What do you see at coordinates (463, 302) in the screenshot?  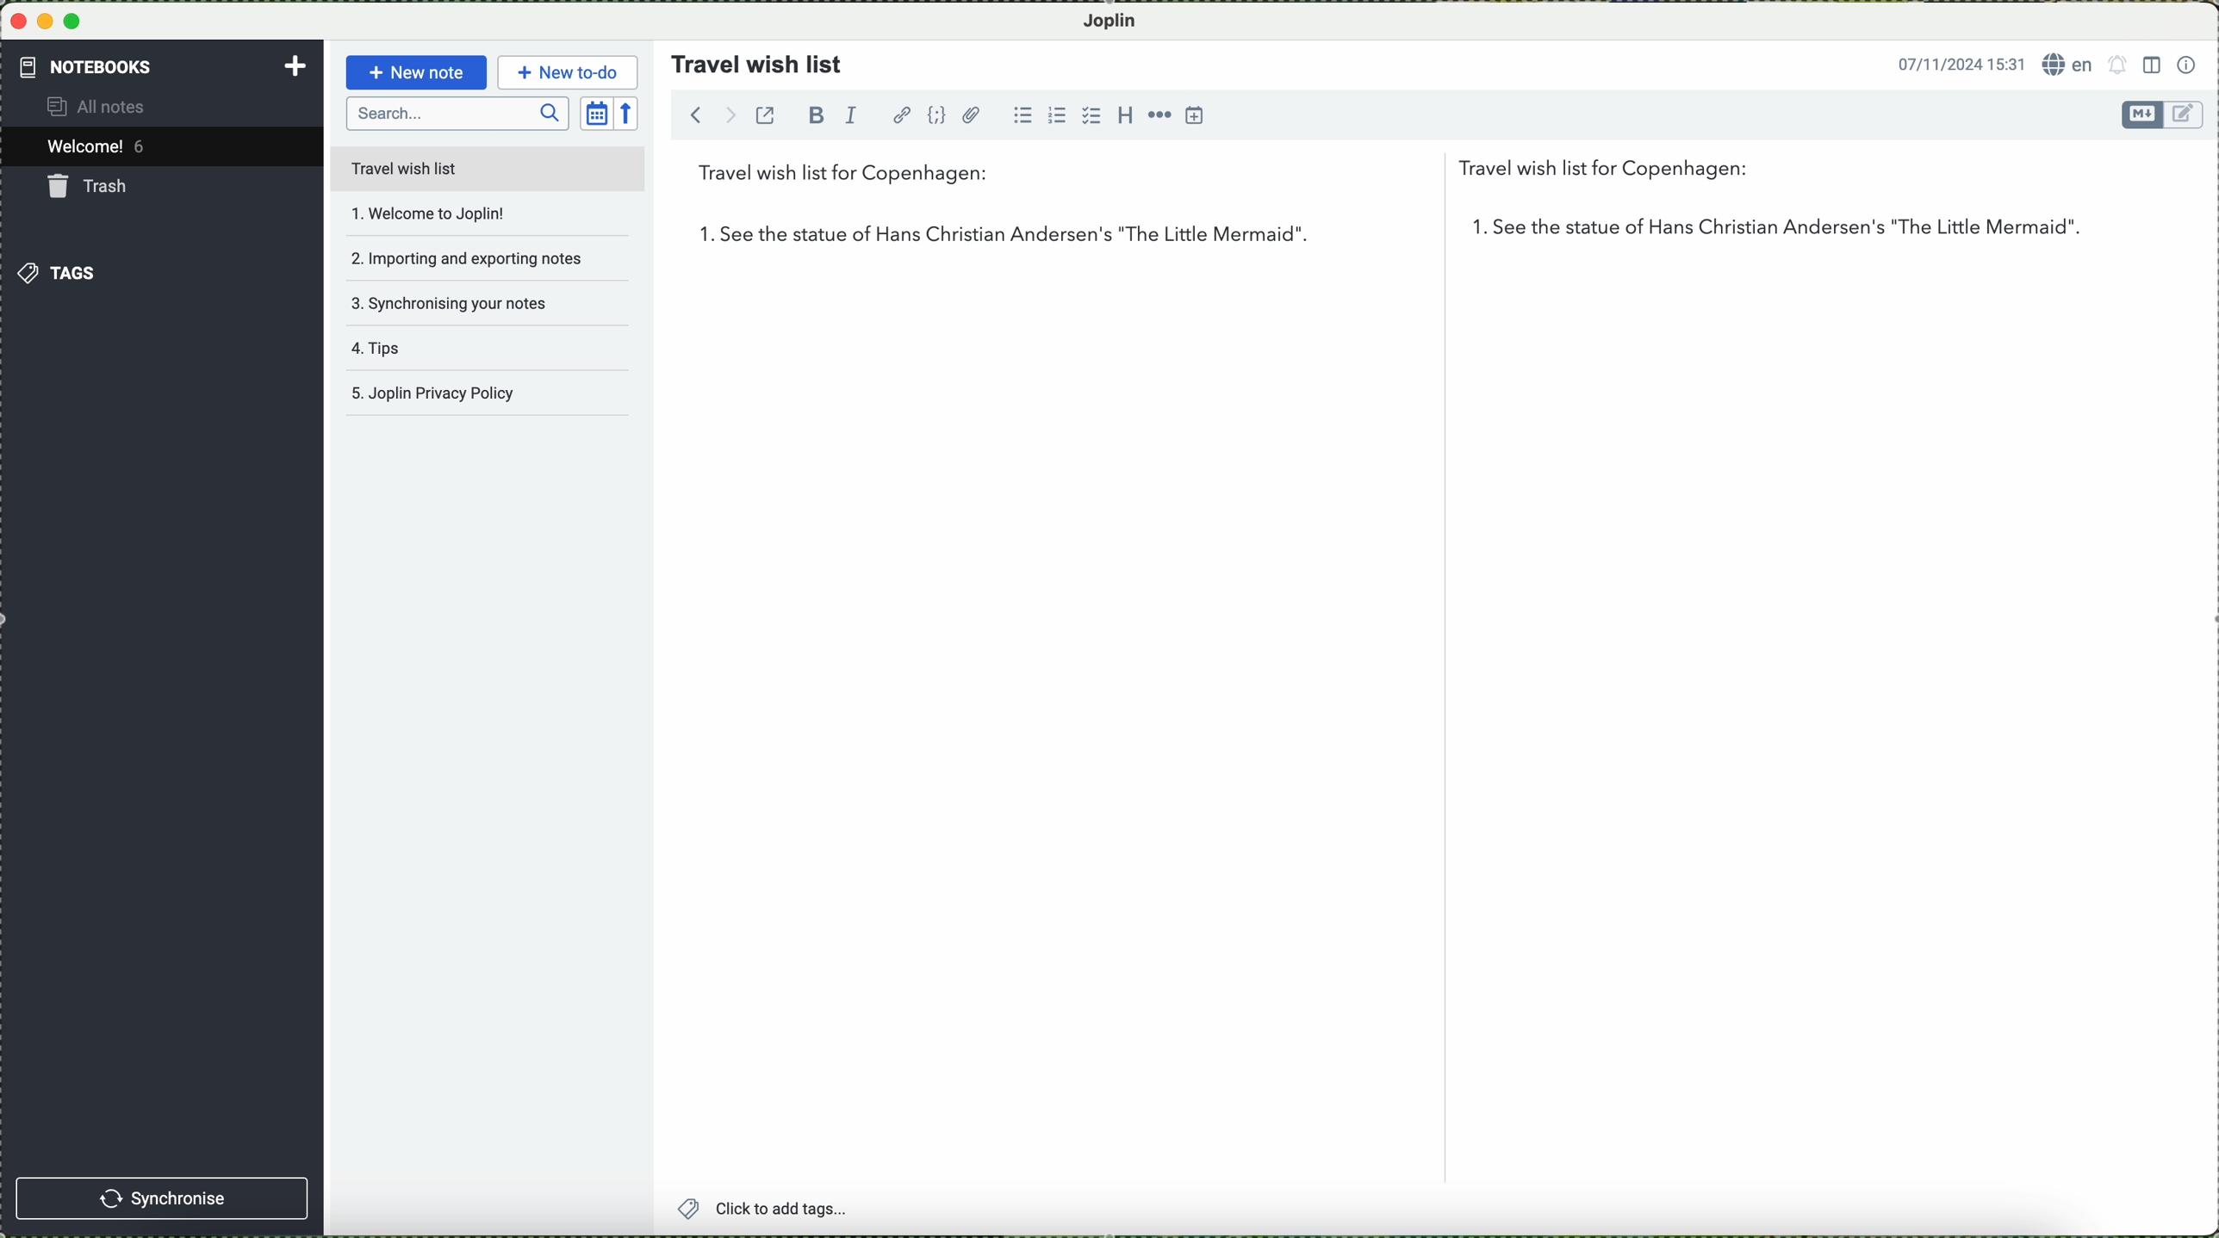 I see `synchronising your notes` at bounding box center [463, 302].